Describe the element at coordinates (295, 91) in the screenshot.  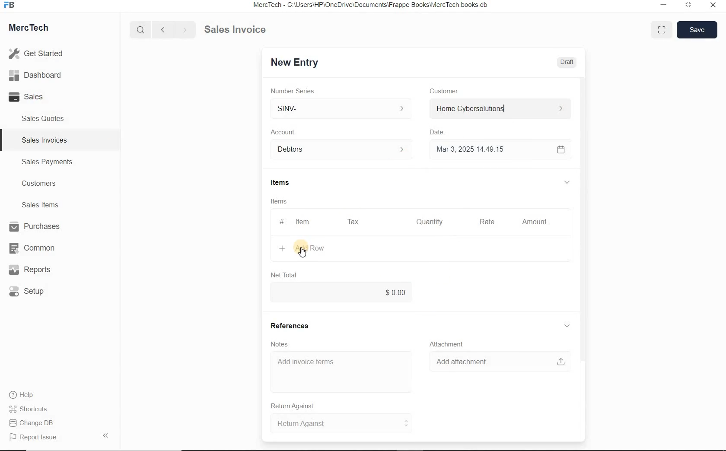
I see `Number Series` at that location.